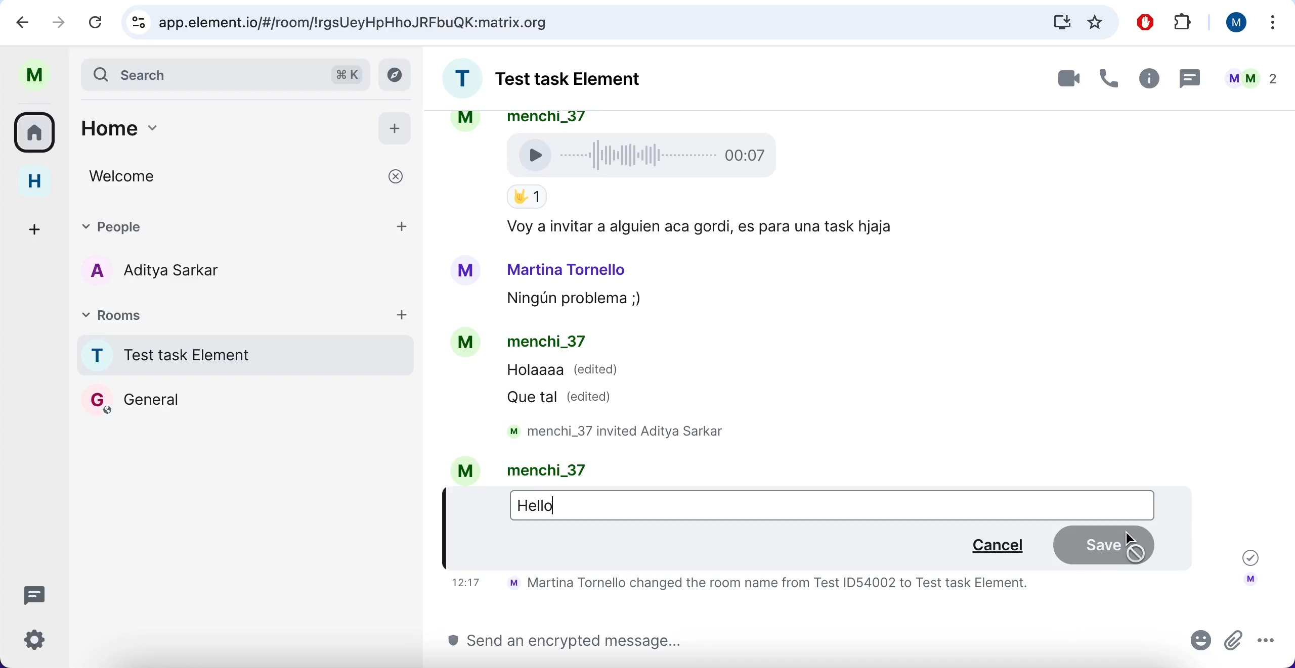  What do you see at coordinates (224, 73) in the screenshot?
I see `search bar` at bounding box center [224, 73].